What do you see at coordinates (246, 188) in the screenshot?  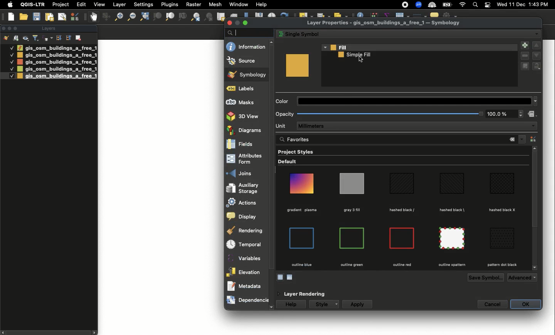 I see `Auxiliary storage` at bounding box center [246, 188].